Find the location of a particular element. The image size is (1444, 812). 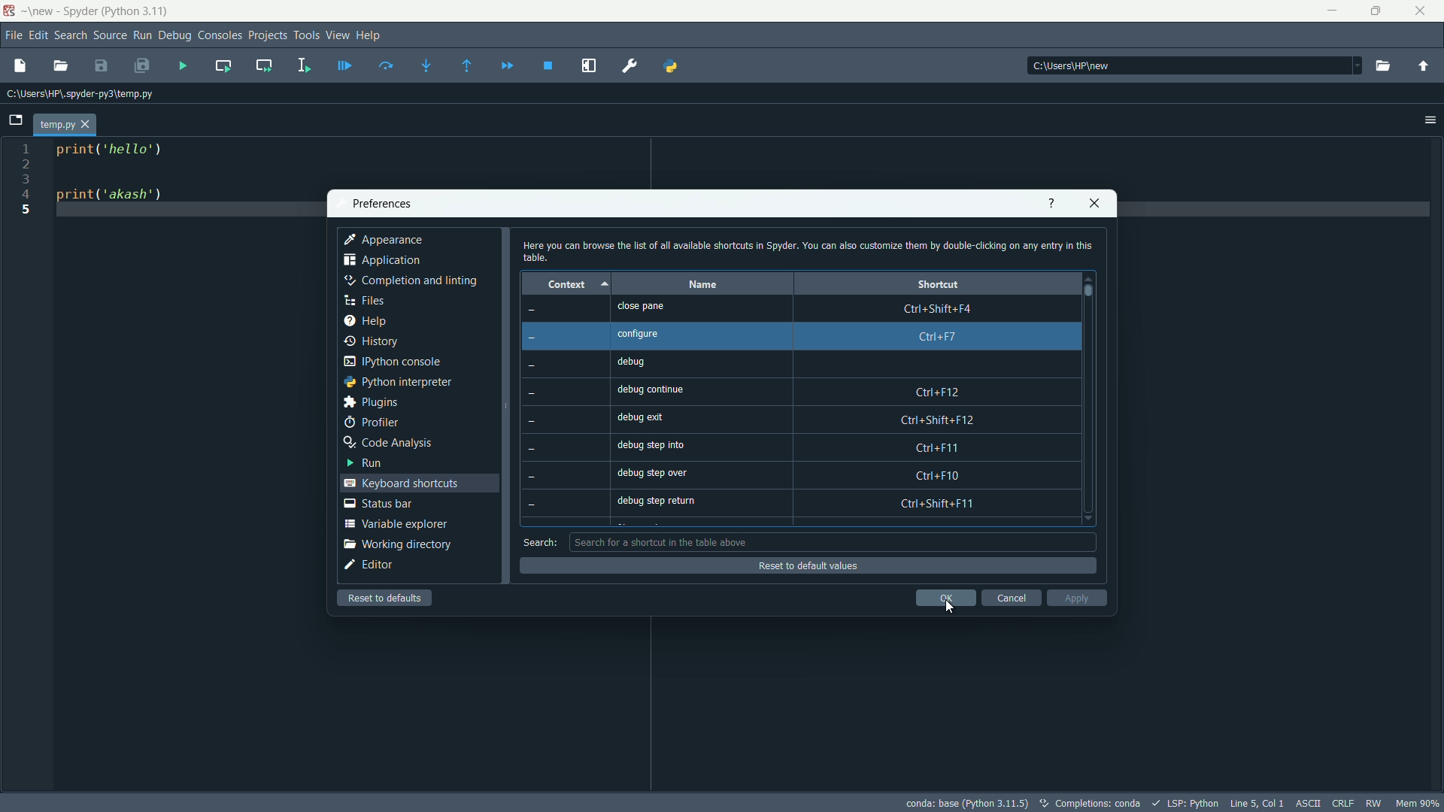

tools menu is located at coordinates (306, 35).